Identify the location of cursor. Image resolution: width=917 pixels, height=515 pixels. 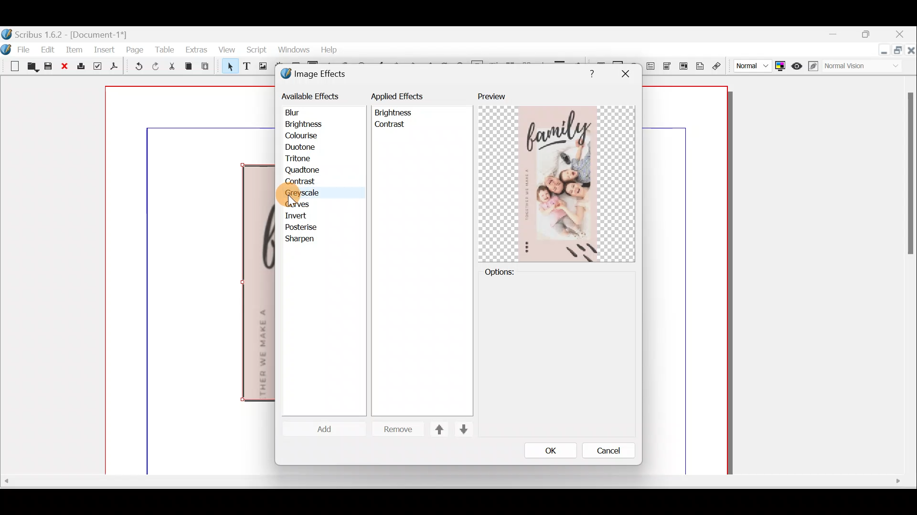
(292, 204).